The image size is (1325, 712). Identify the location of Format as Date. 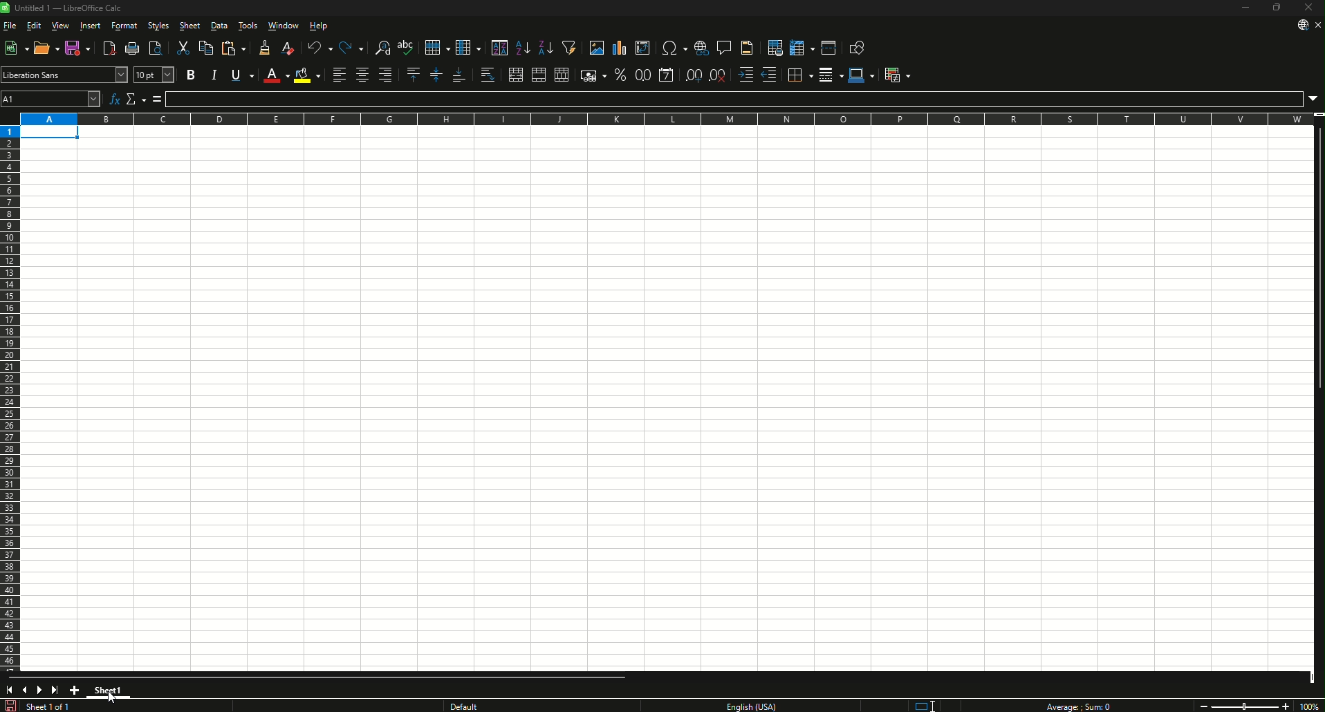
(667, 75).